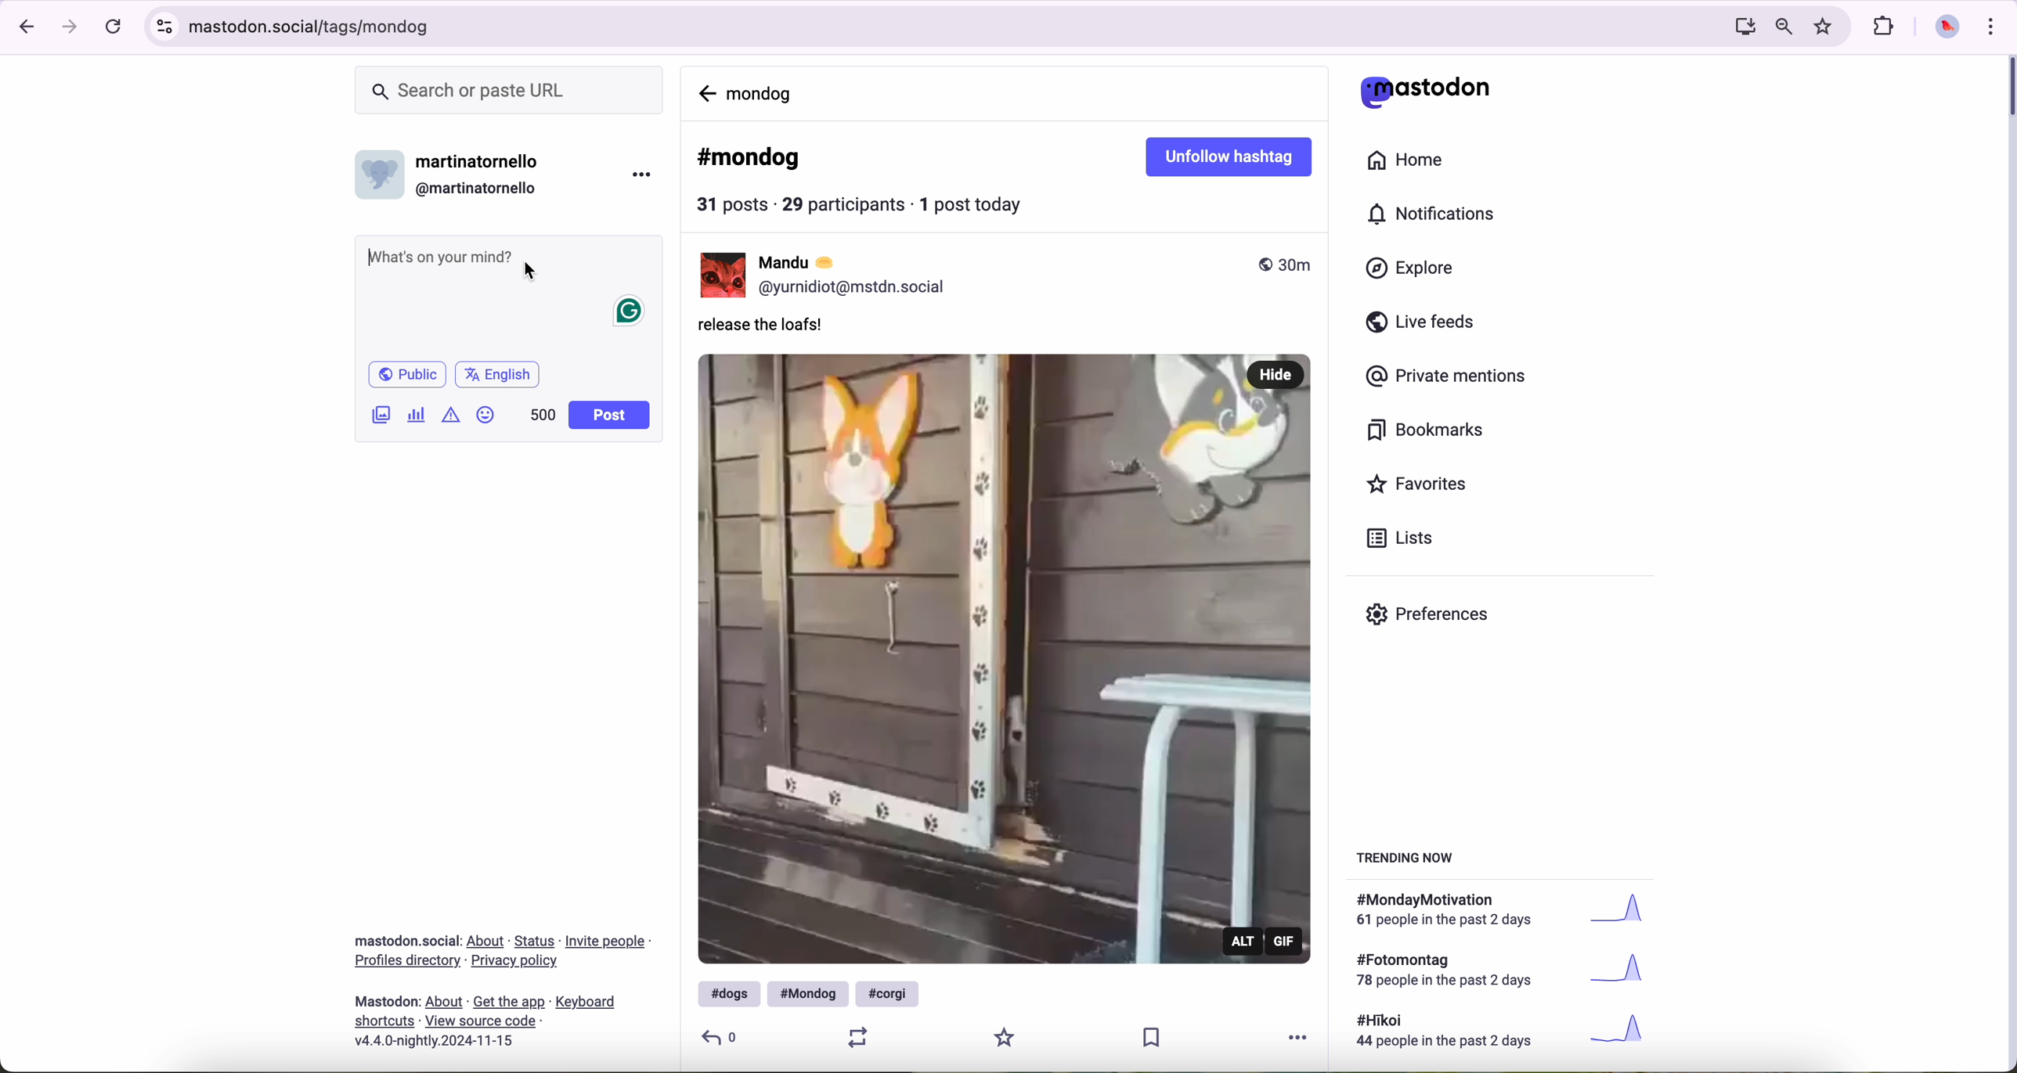 The width and height of the screenshot is (2017, 1073). What do you see at coordinates (1232, 157) in the screenshot?
I see `unfollow hashtag` at bounding box center [1232, 157].